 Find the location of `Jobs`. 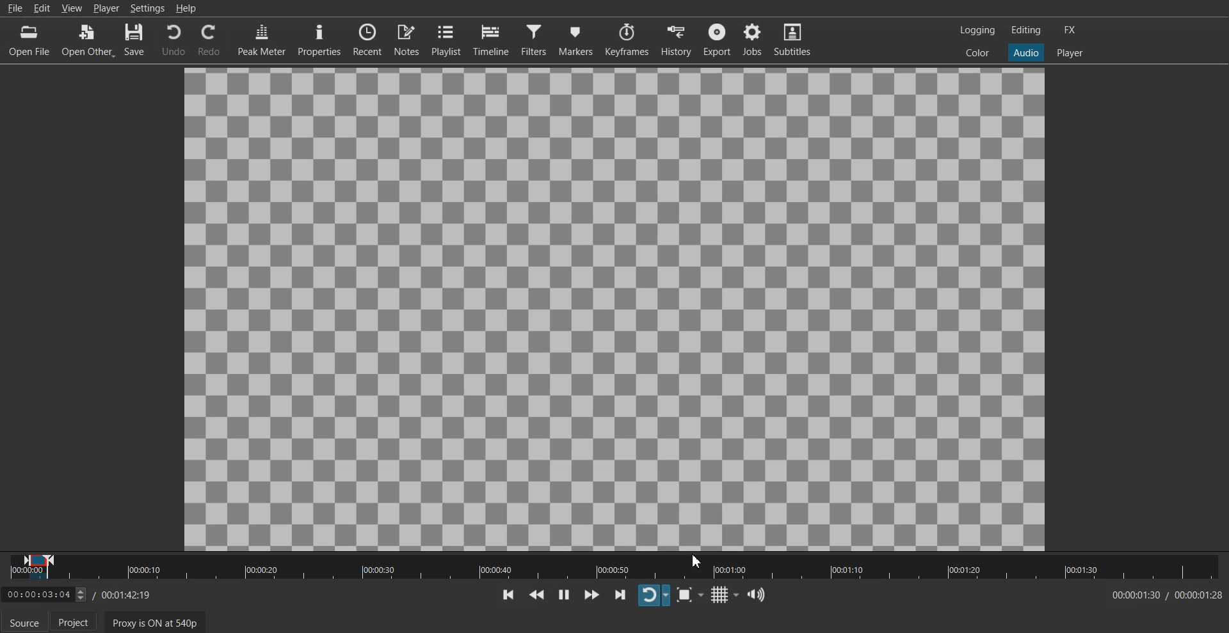

Jobs is located at coordinates (753, 40).